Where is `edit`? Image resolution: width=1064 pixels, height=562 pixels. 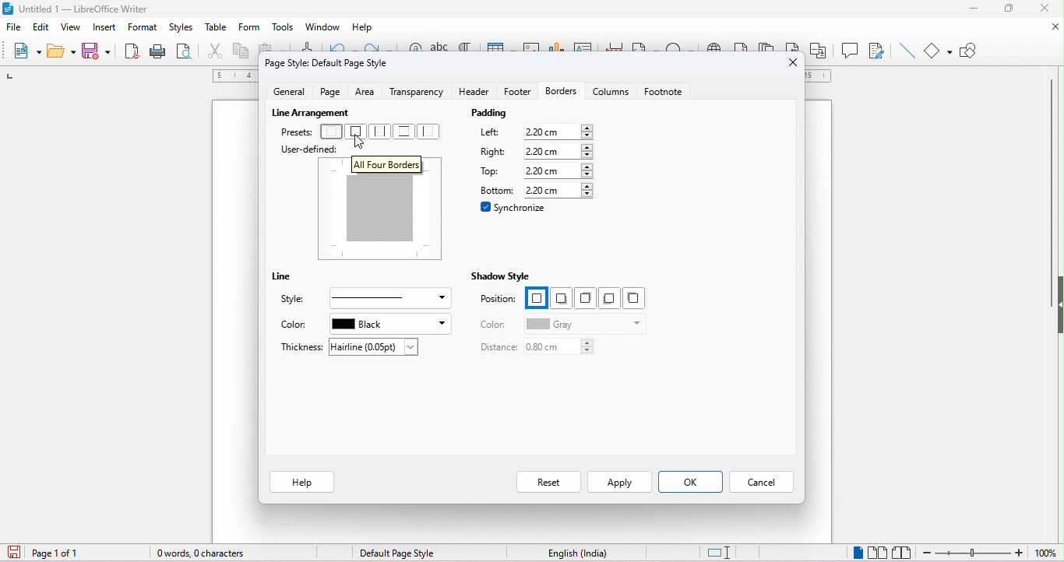 edit is located at coordinates (41, 26).